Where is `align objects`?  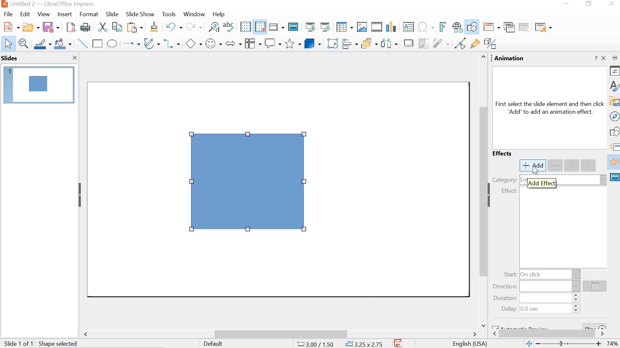
align objects is located at coordinates (350, 42).